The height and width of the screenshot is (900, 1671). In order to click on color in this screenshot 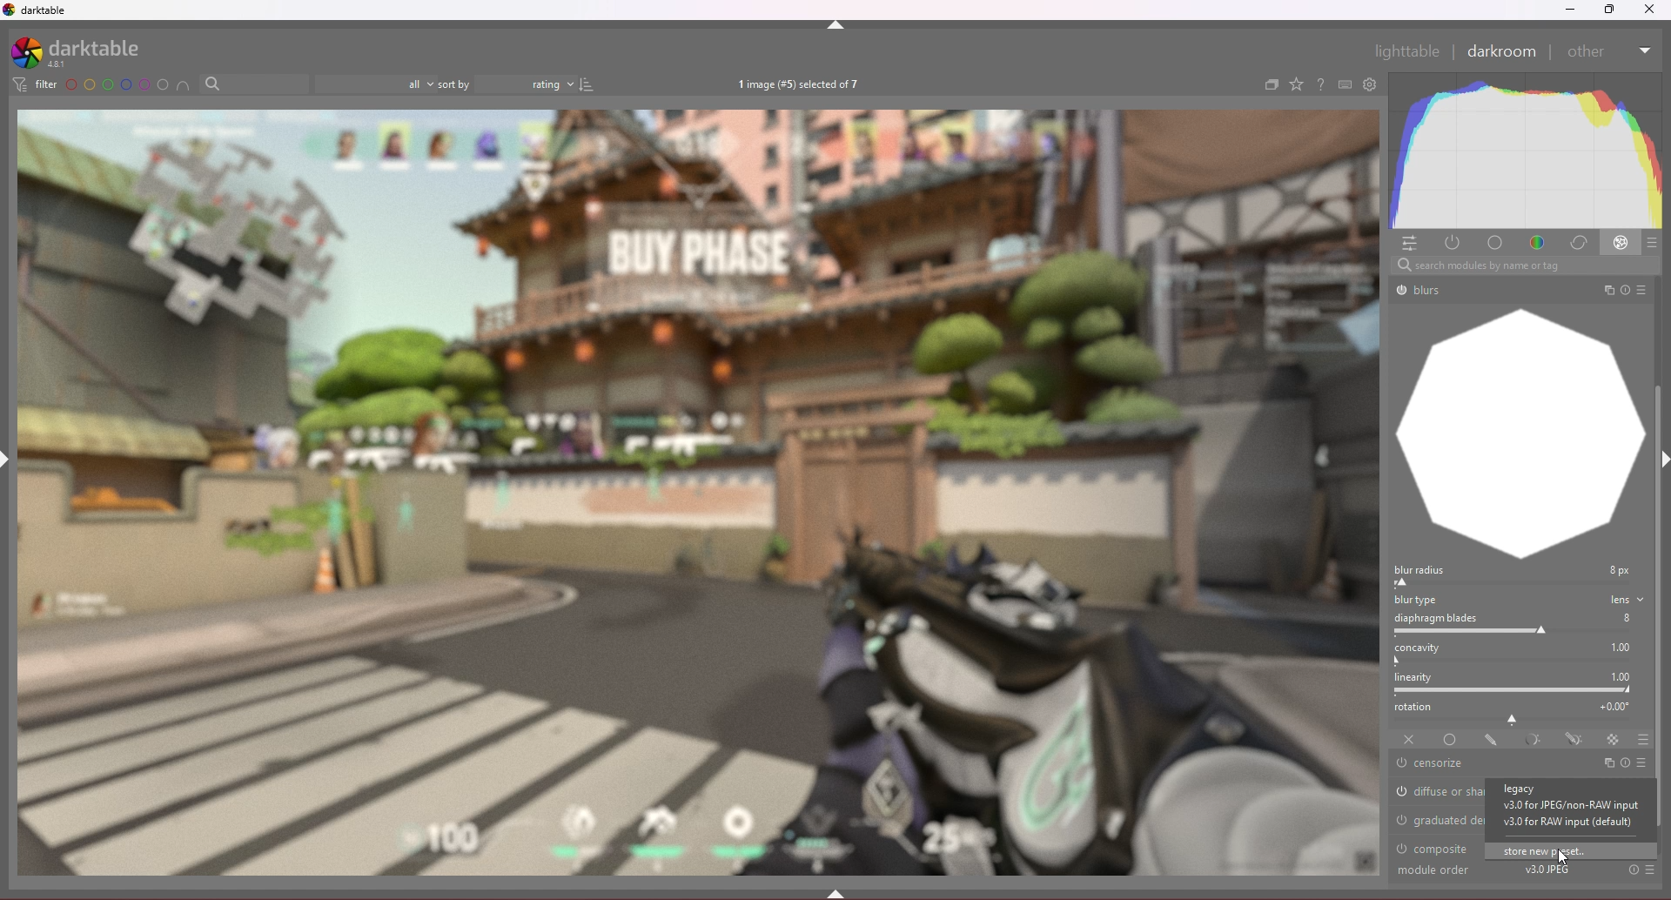, I will do `click(1539, 243)`.